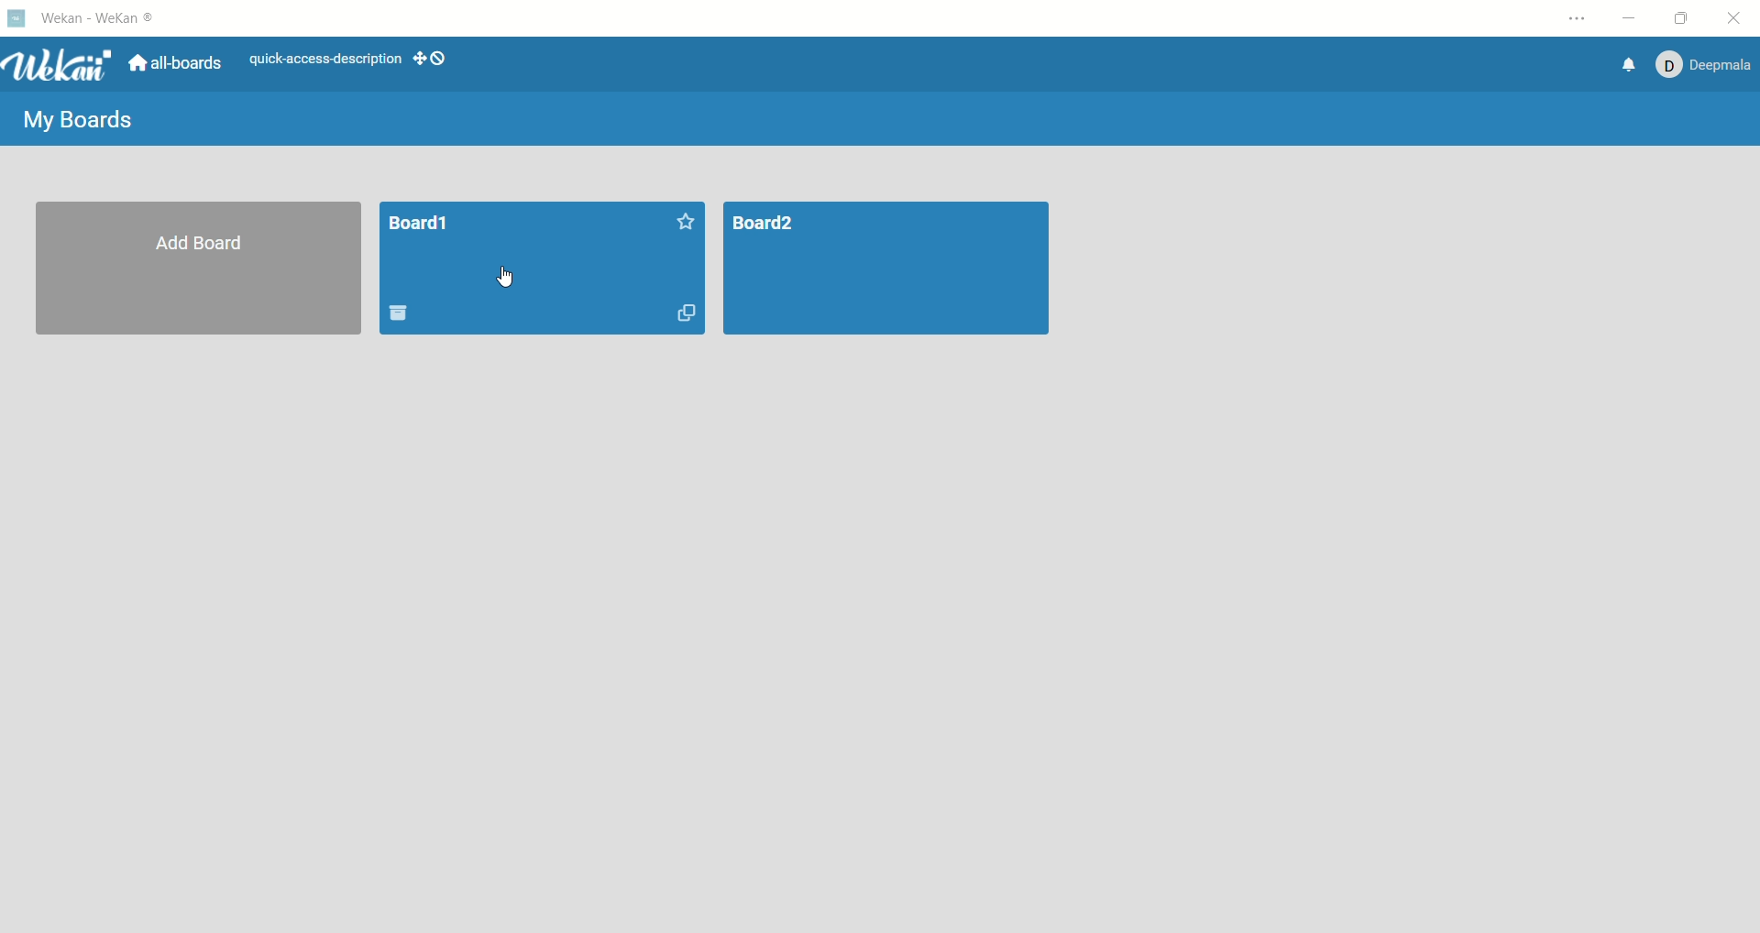 This screenshot has height=933, width=1760. Describe the element at coordinates (325, 60) in the screenshot. I see `text` at that location.